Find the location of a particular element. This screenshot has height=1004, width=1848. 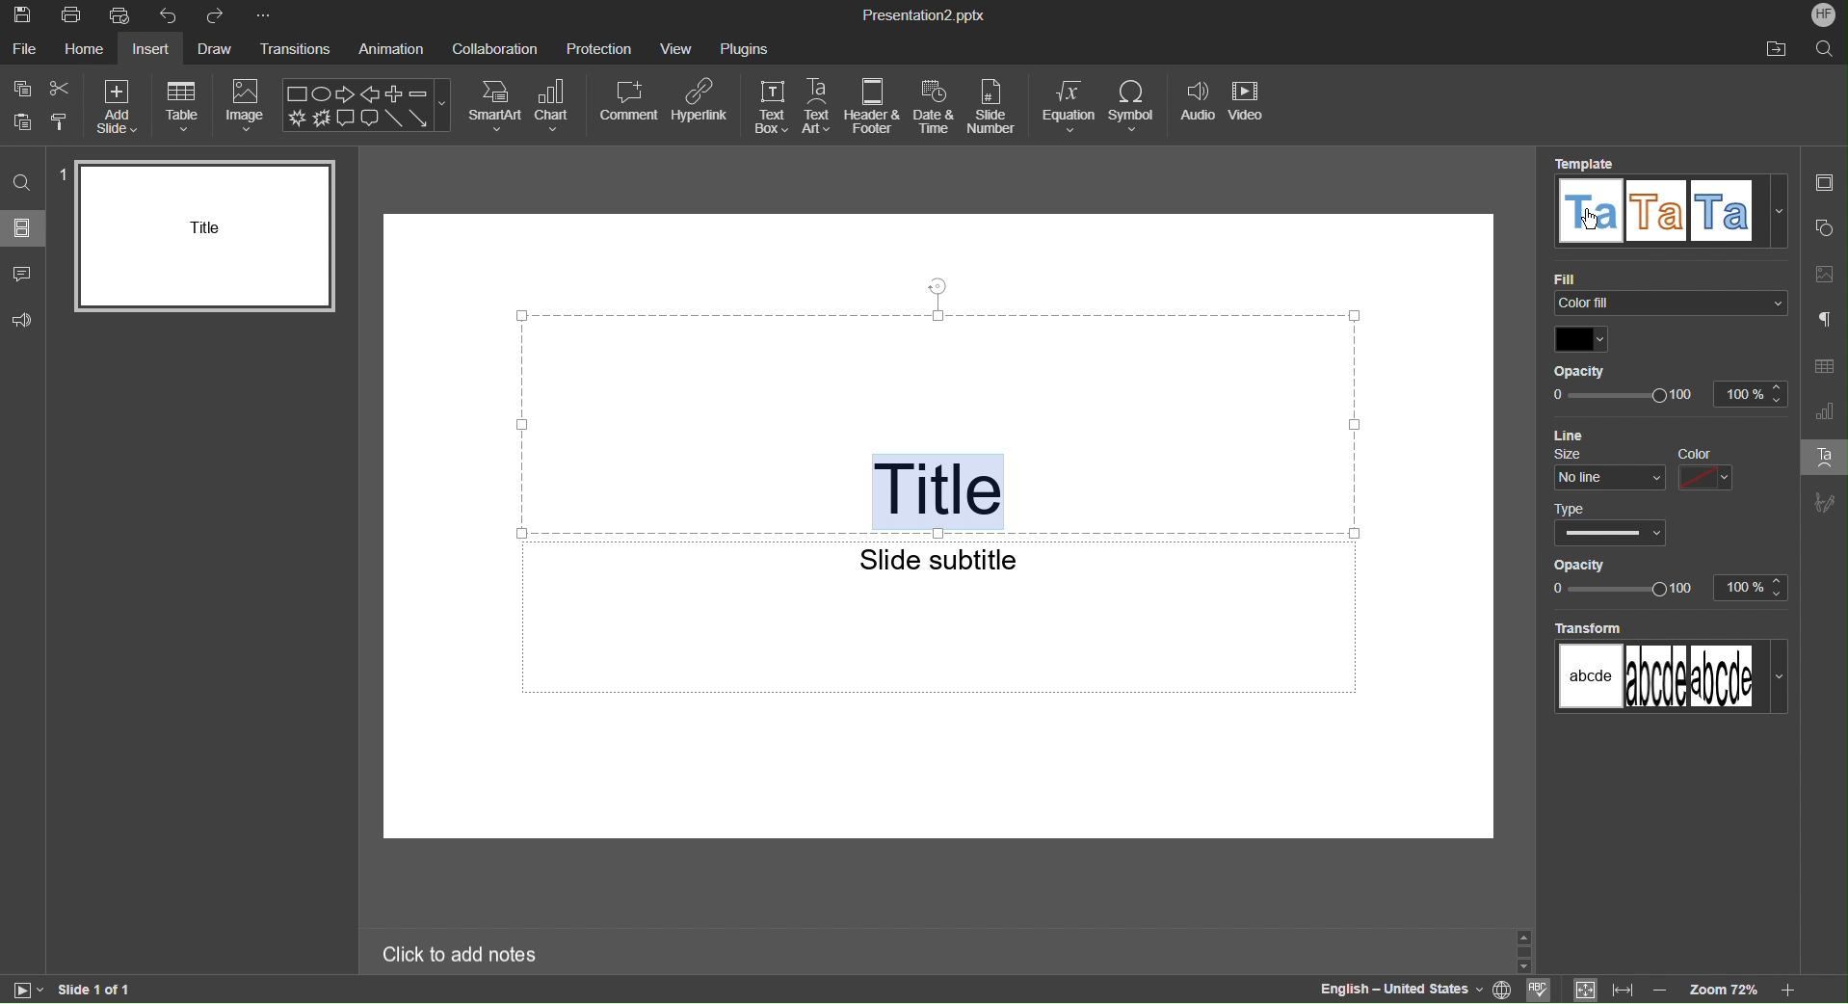

Template is located at coordinates (1665, 205).